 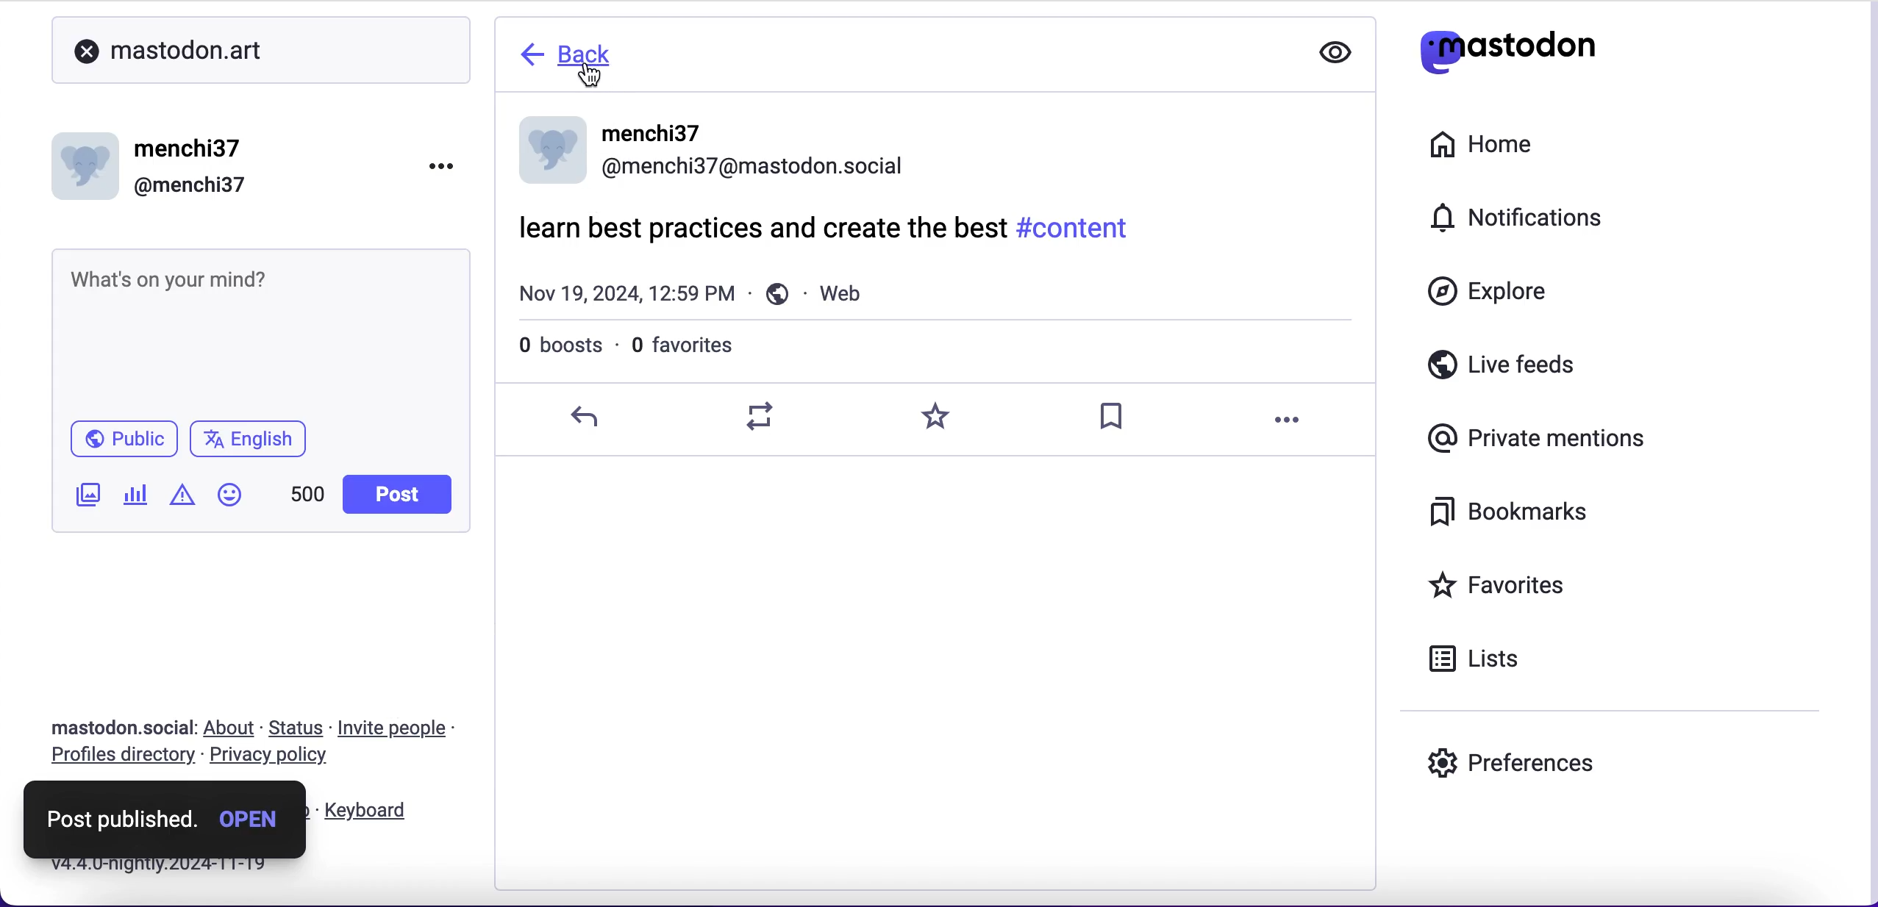 What do you see at coordinates (1514, 760) in the screenshot?
I see `preferences` at bounding box center [1514, 760].